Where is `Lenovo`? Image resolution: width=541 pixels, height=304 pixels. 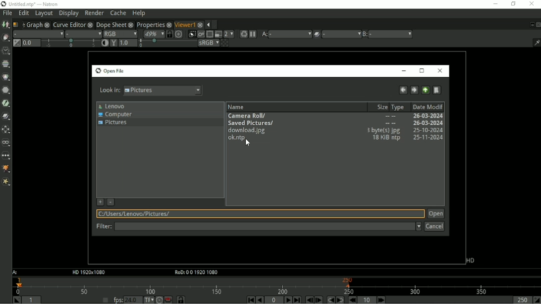
Lenovo is located at coordinates (111, 106).